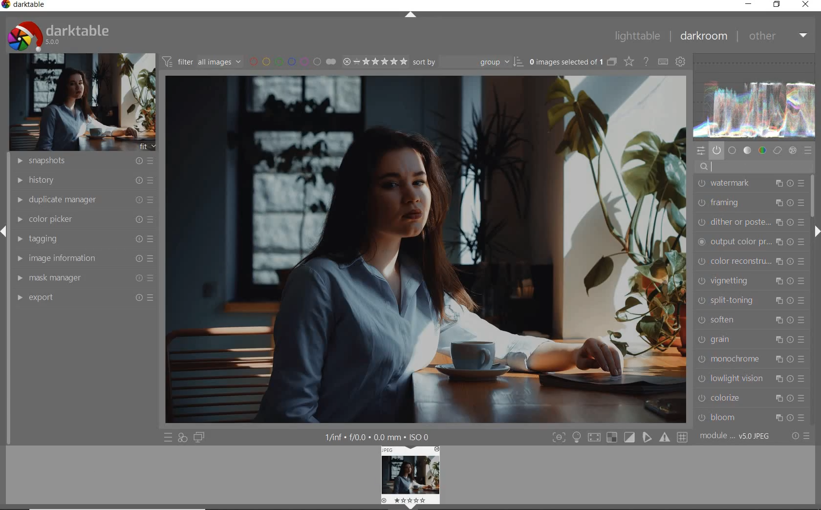 Image resolution: width=821 pixels, height=510 pixels. Describe the element at coordinates (750, 418) in the screenshot. I see `bloom` at that location.